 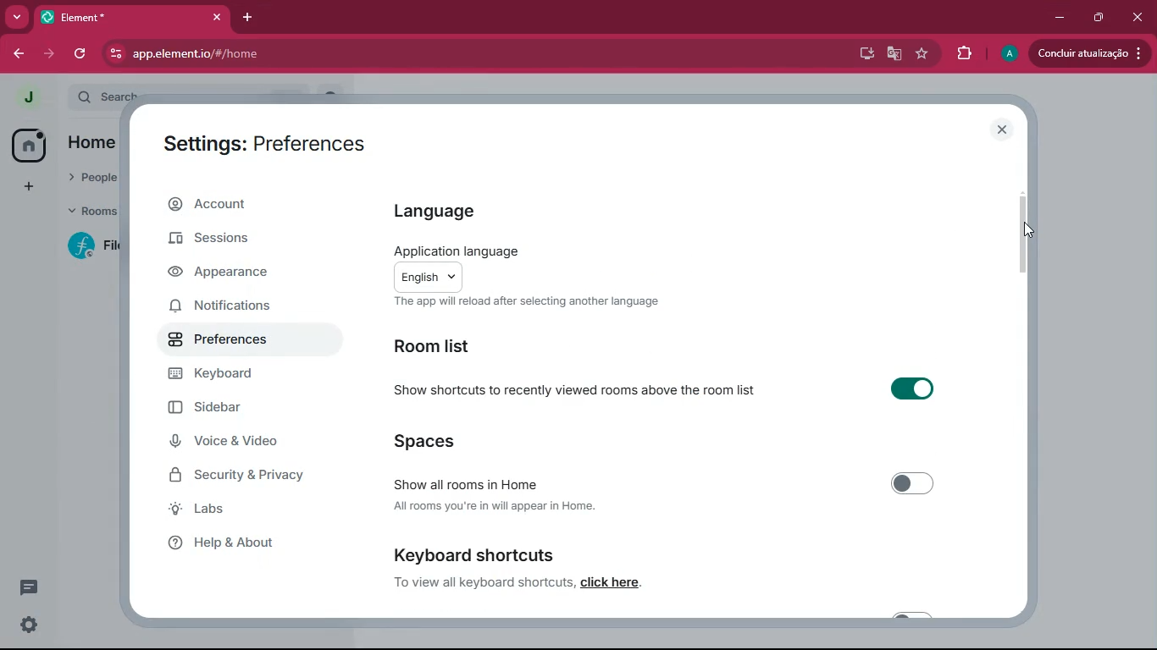 I want to click on preferences, so click(x=240, y=341).